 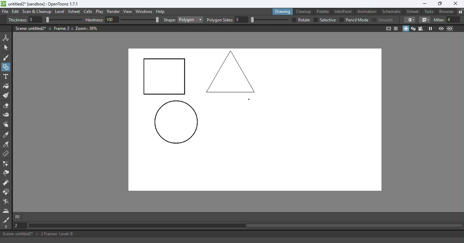 I want to click on Eraser tool, so click(x=8, y=106).